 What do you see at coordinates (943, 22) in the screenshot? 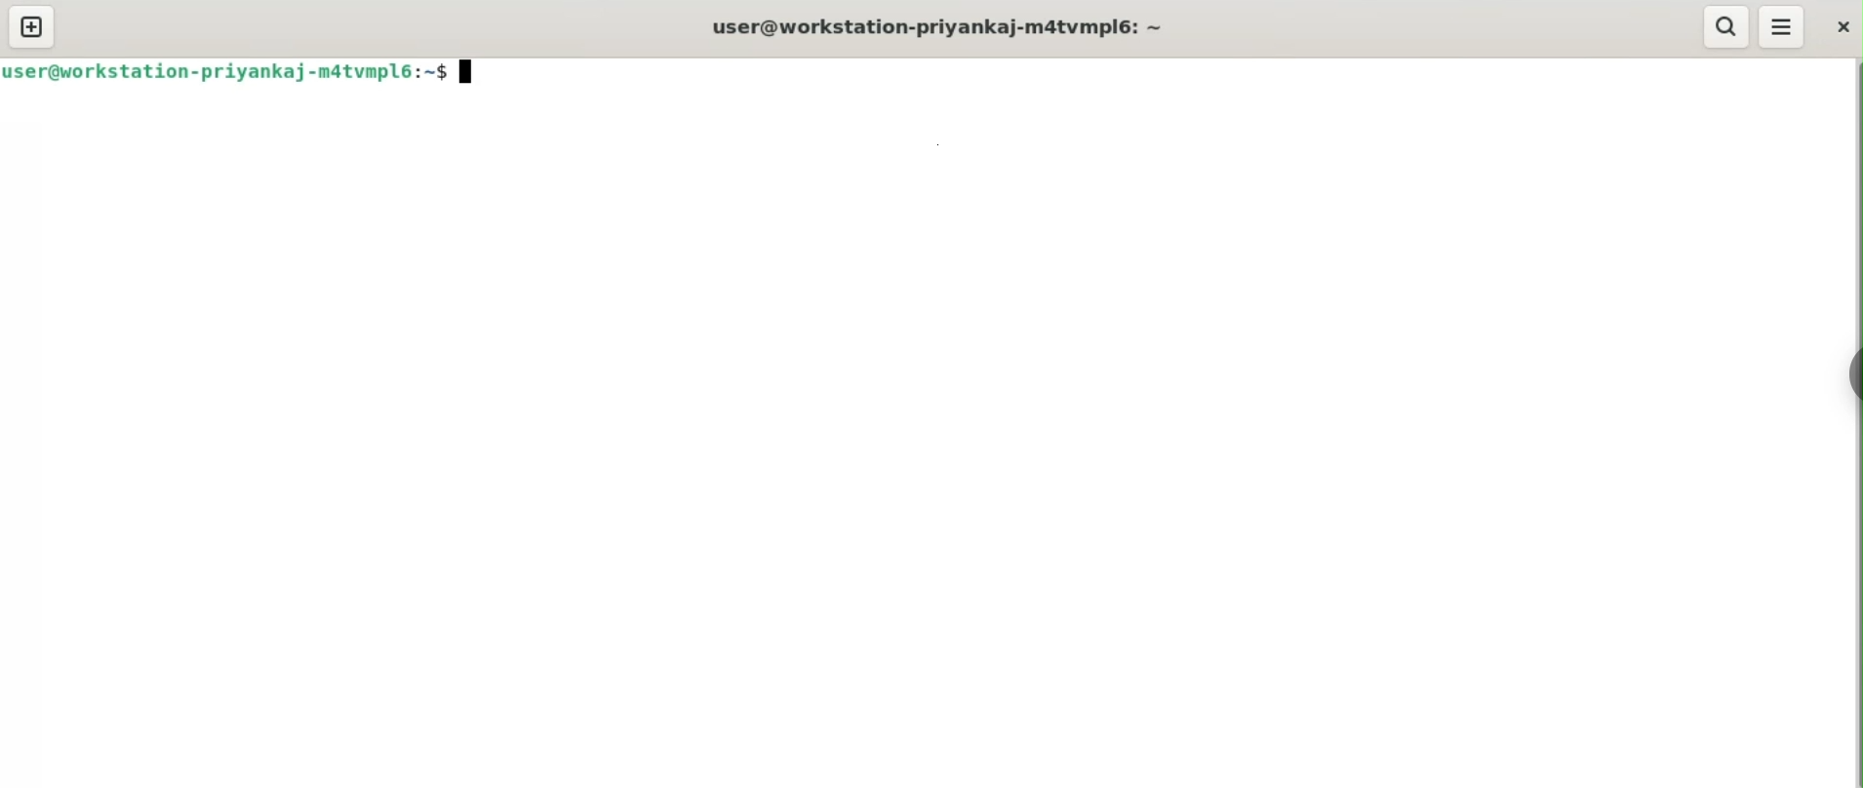
I see `user@workstation-priyankaj-m4tvmpl6:~` at bounding box center [943, 22].